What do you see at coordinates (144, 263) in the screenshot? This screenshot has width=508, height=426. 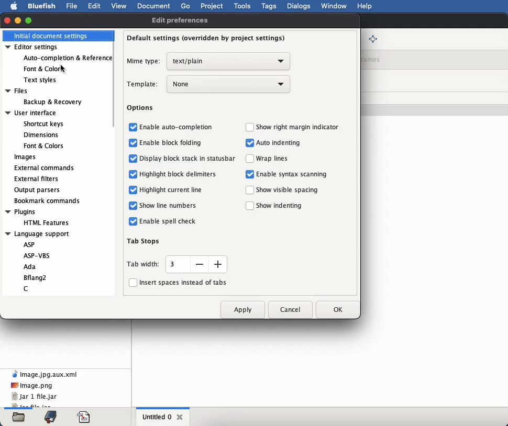 I see `tab width` at bounding box center [144, 263].